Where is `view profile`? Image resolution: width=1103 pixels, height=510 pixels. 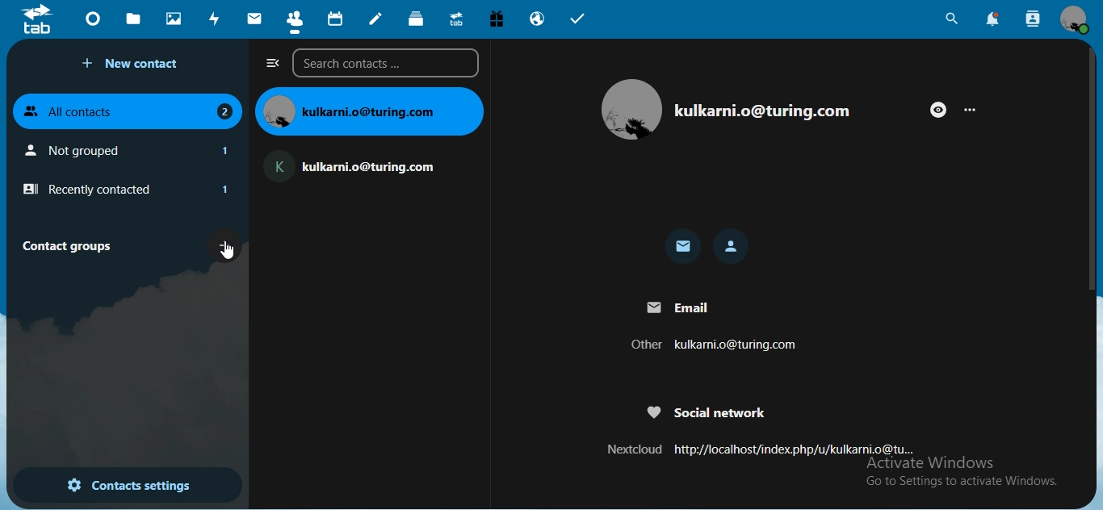
view profile is located at coordinates (1075, 19).